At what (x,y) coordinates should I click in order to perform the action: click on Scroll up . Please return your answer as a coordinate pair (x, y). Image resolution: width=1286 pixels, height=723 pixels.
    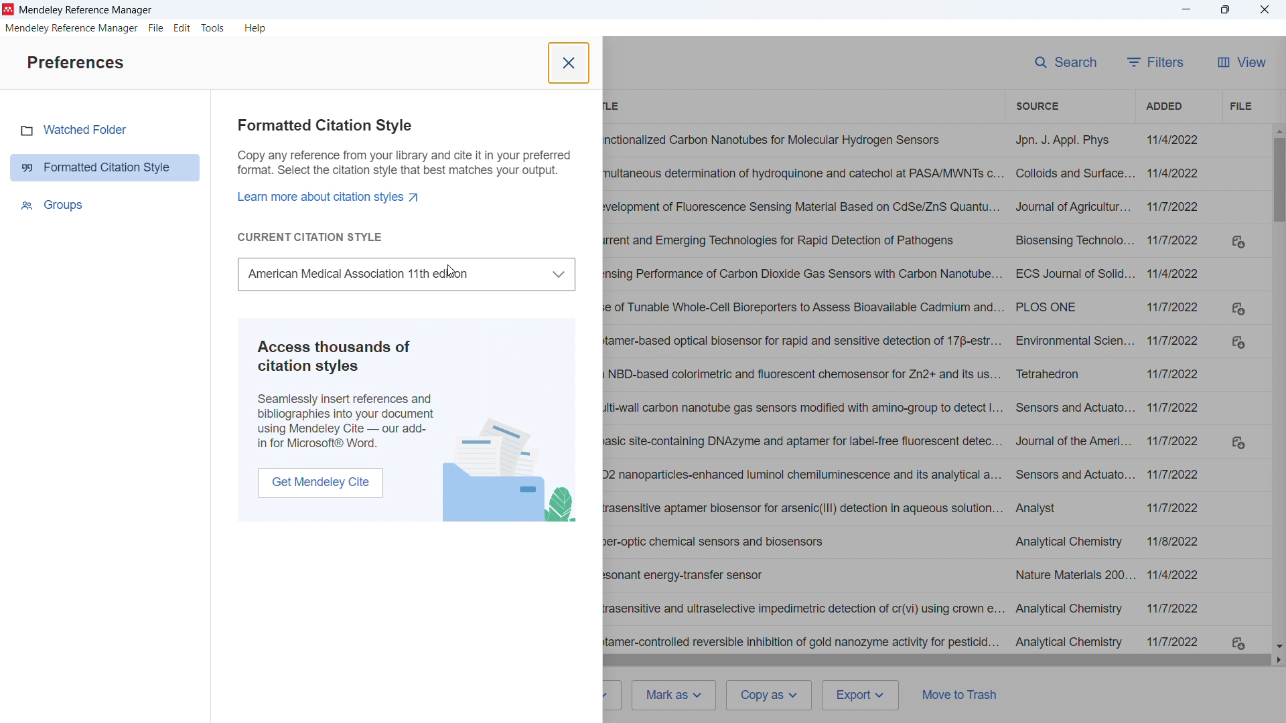
    Looking at the image, I should click on (1278, 131).